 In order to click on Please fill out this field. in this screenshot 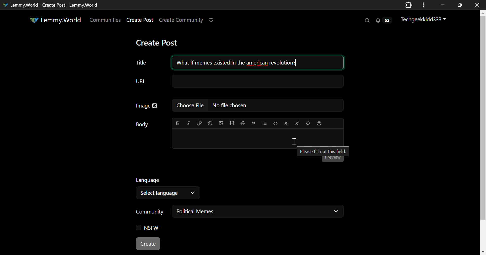, I will do `click(322, 152)`.